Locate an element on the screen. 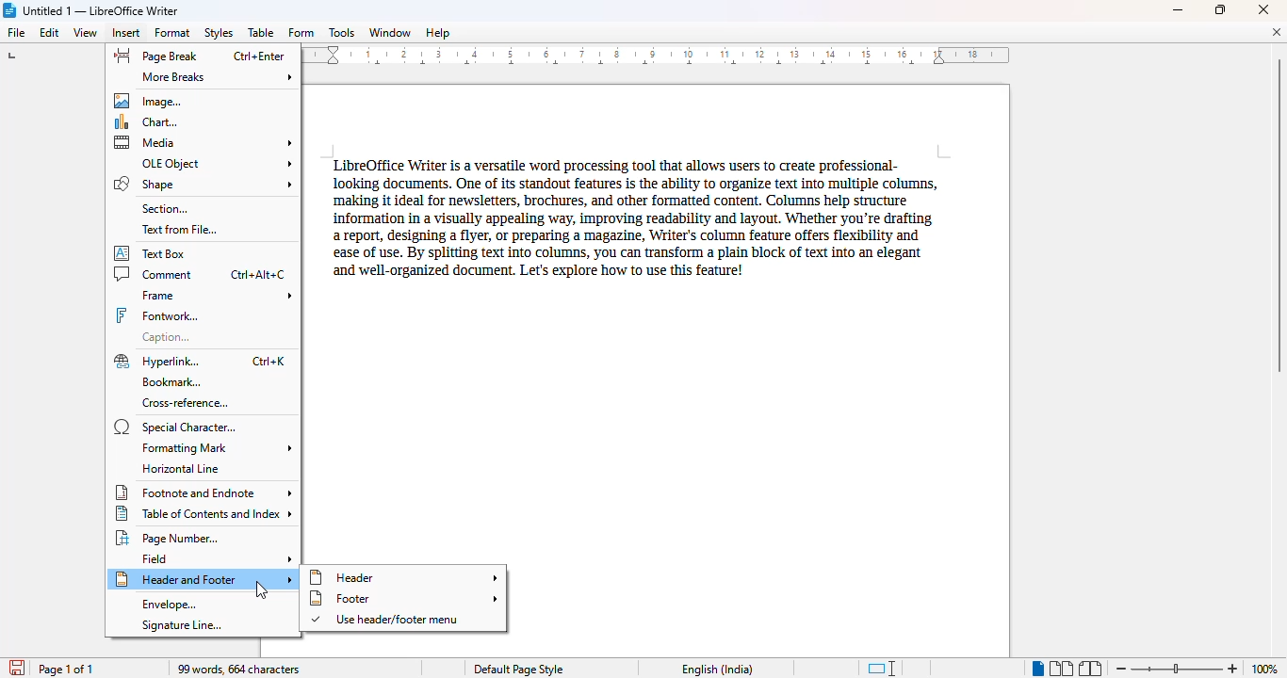 This screenshot has width=1287, height=678. frame is located at coordinates (216, 296).